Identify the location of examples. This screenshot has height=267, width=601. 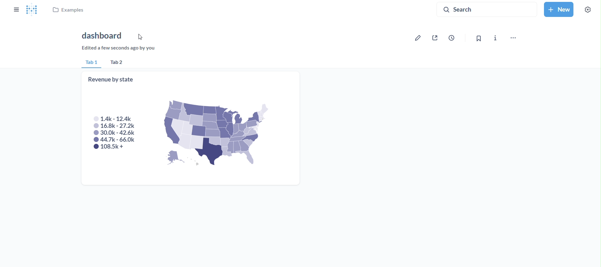
(69, 11).